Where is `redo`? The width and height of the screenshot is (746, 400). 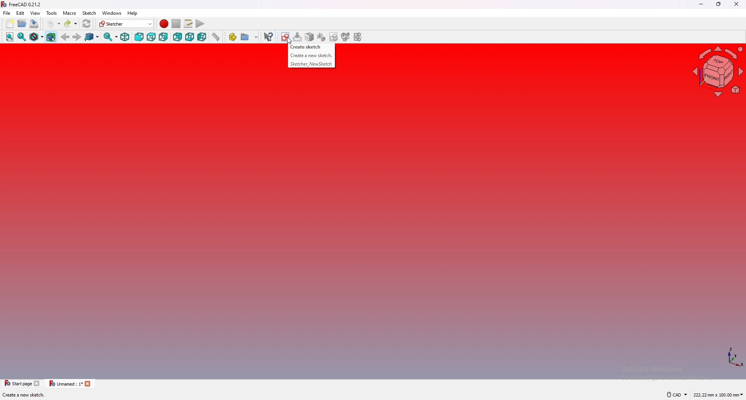
redo is located at coordinates (71, 23).